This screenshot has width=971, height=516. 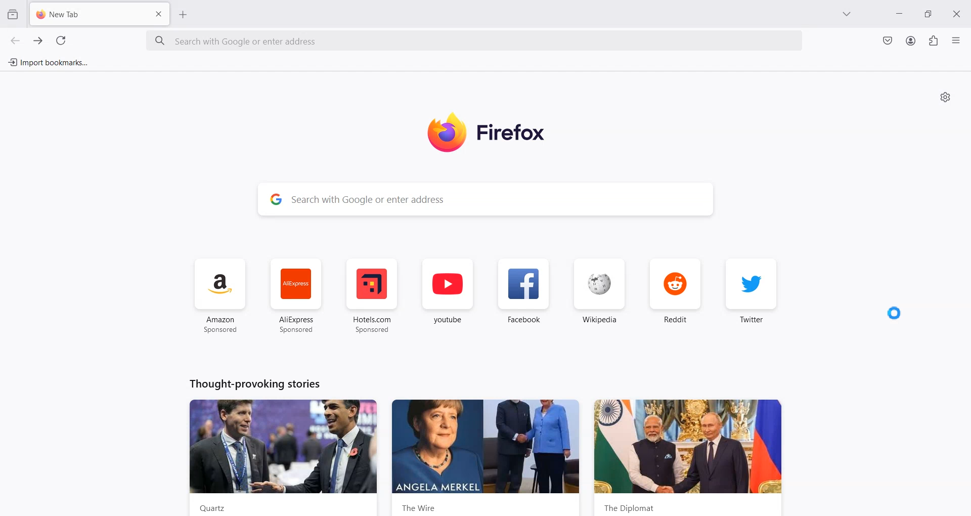 What do you see at coordinates (688, 457) in the screenshot?
I see `the diplomat` at bounding box center [688, 457].